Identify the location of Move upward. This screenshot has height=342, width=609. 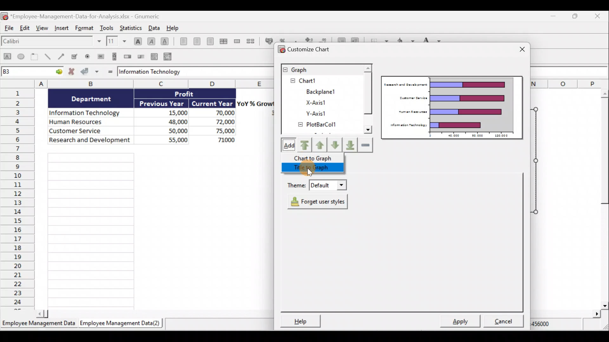
(304, 146).